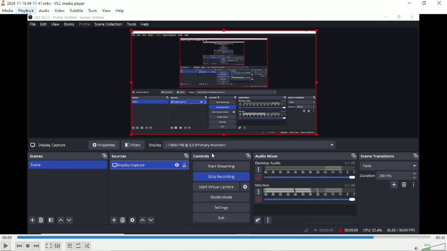 This screenshot has height=251, width=447. I want to click on view, so click(106, 10).